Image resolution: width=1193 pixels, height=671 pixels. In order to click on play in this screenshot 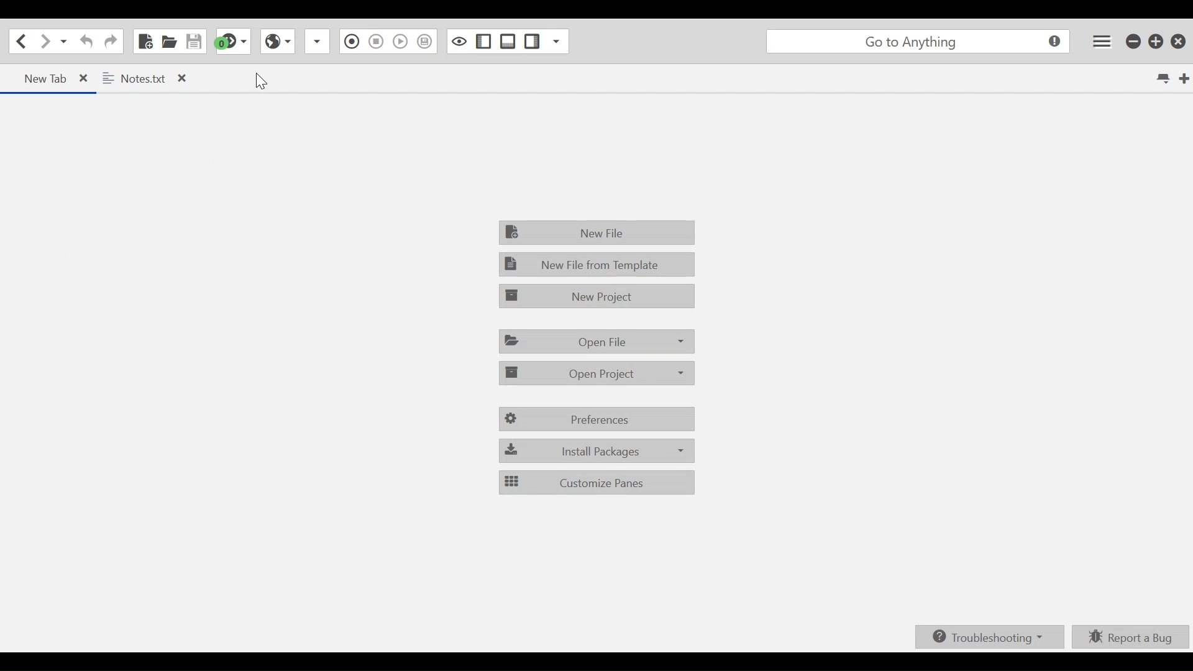, I will do `click(425, 41)`.